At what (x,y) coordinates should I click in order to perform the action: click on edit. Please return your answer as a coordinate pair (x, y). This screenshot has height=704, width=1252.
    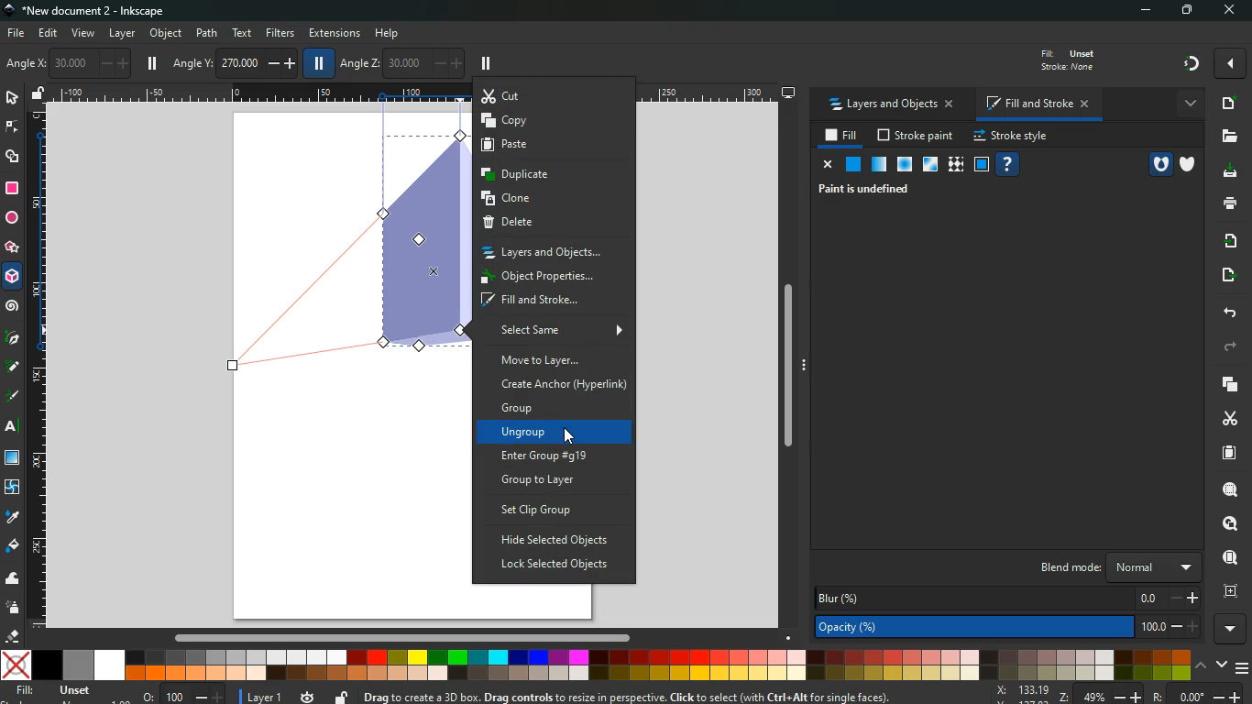
    Looking at the image, I should click on (49, 33).